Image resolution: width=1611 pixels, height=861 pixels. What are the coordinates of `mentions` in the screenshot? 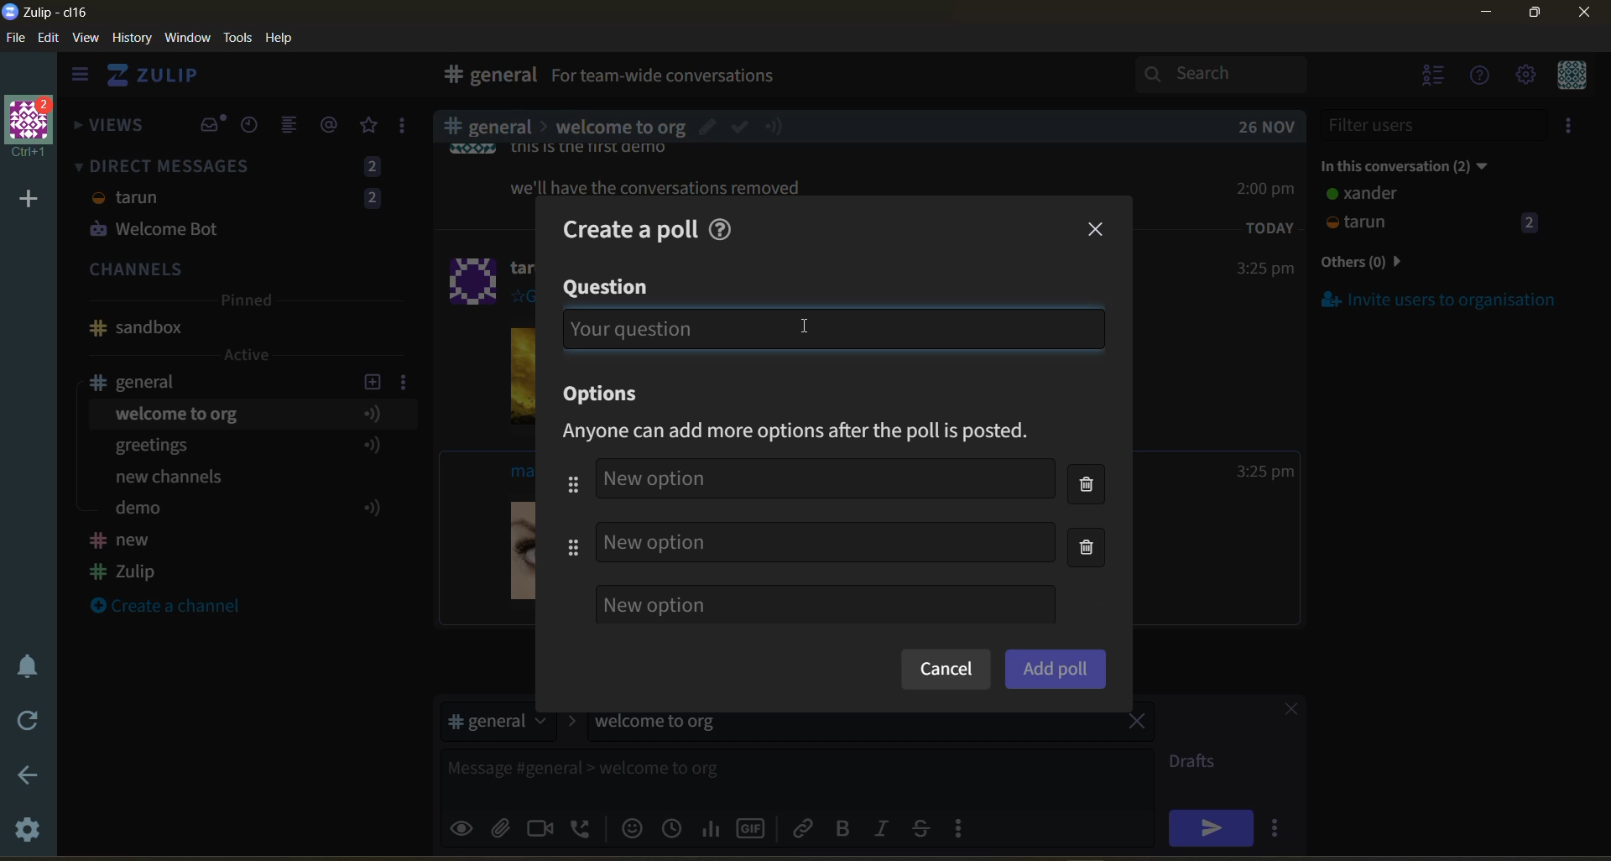 It's located at (332, 125).